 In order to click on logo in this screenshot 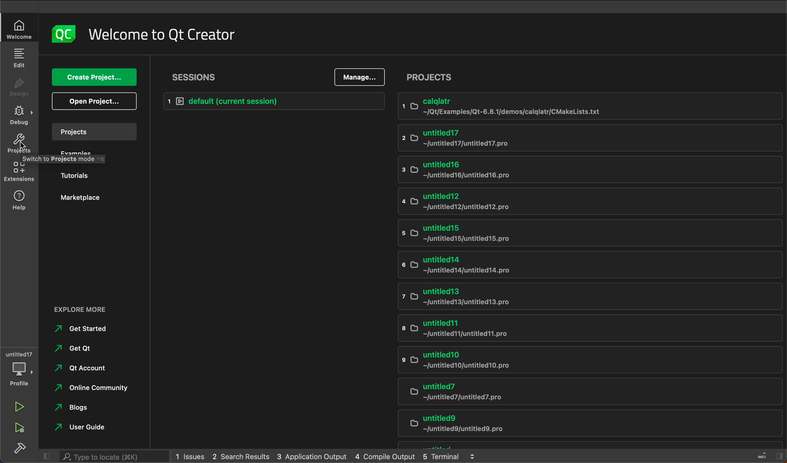, I will do `click(66, 34)`.